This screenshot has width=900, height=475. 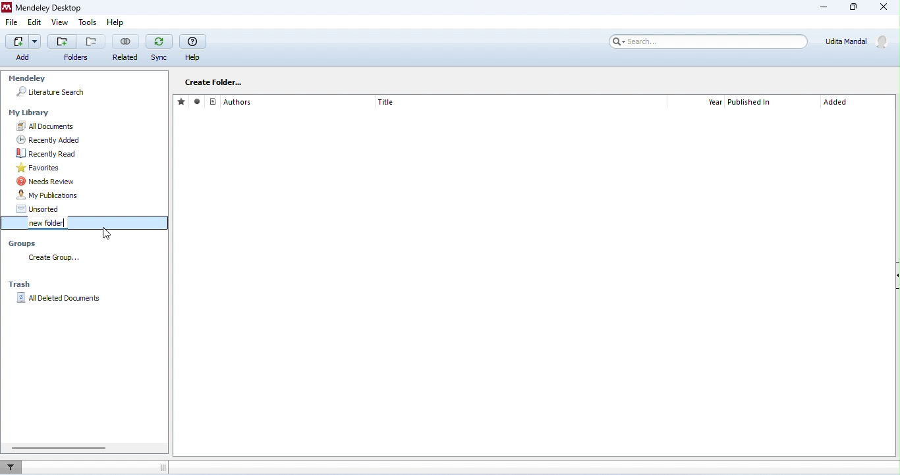 I want to click on help, so click(x=121, y=23).